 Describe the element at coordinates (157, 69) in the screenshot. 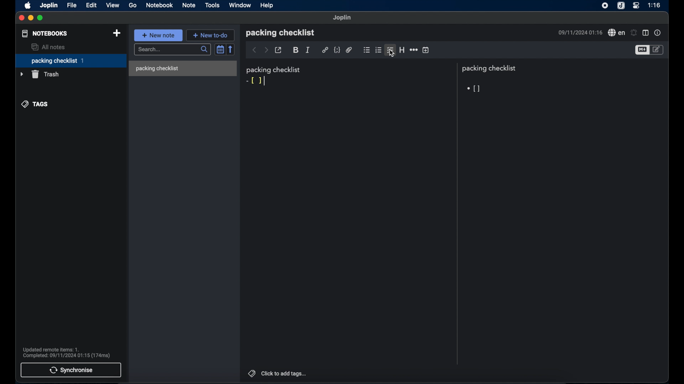

I see `packing checklist` at that location.